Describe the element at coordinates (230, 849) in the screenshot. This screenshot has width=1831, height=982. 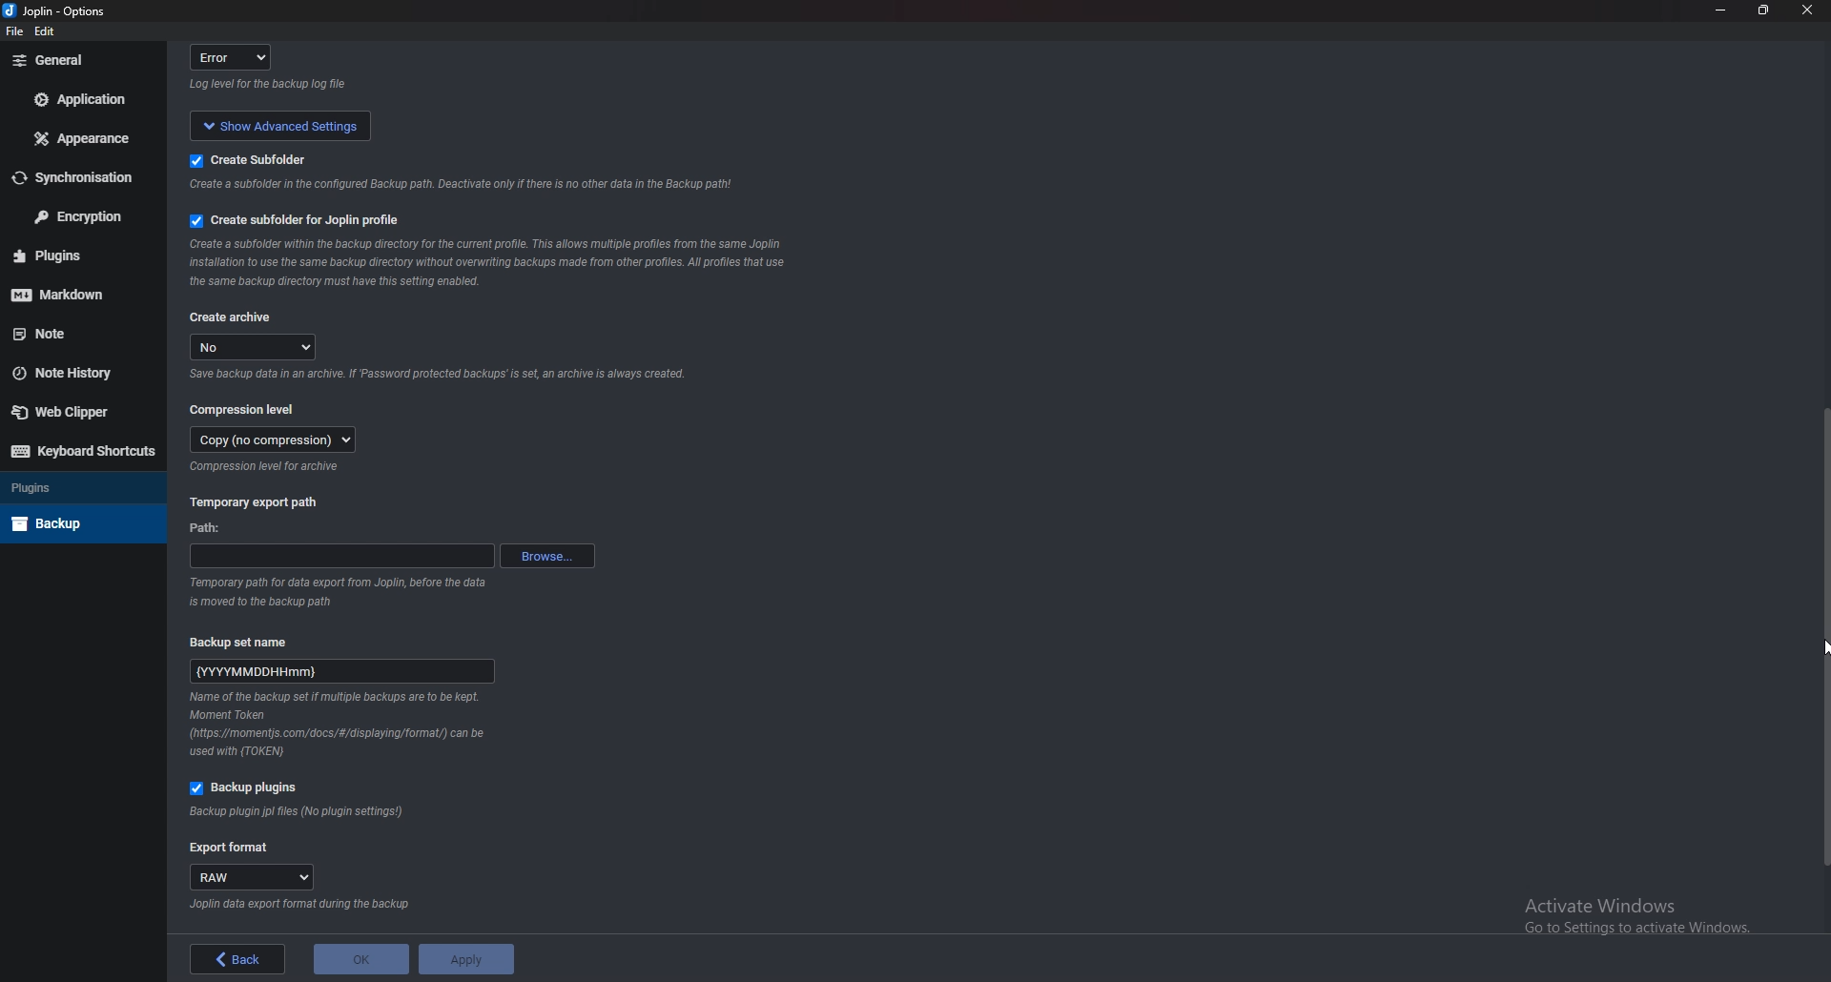
I see `Export format` at that location.